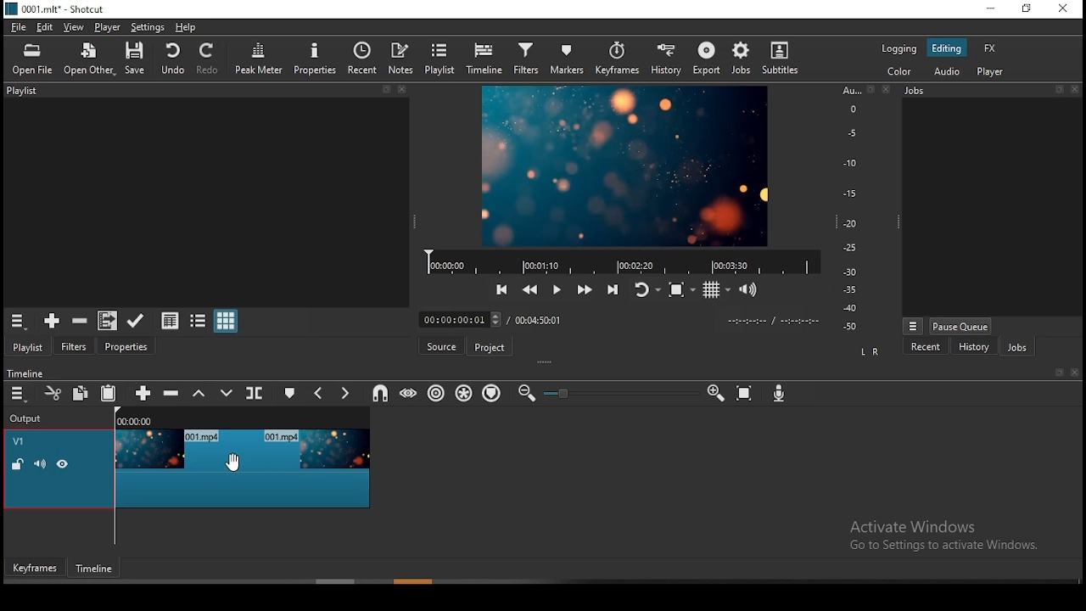  I want to click on paste, so click(108, 394).